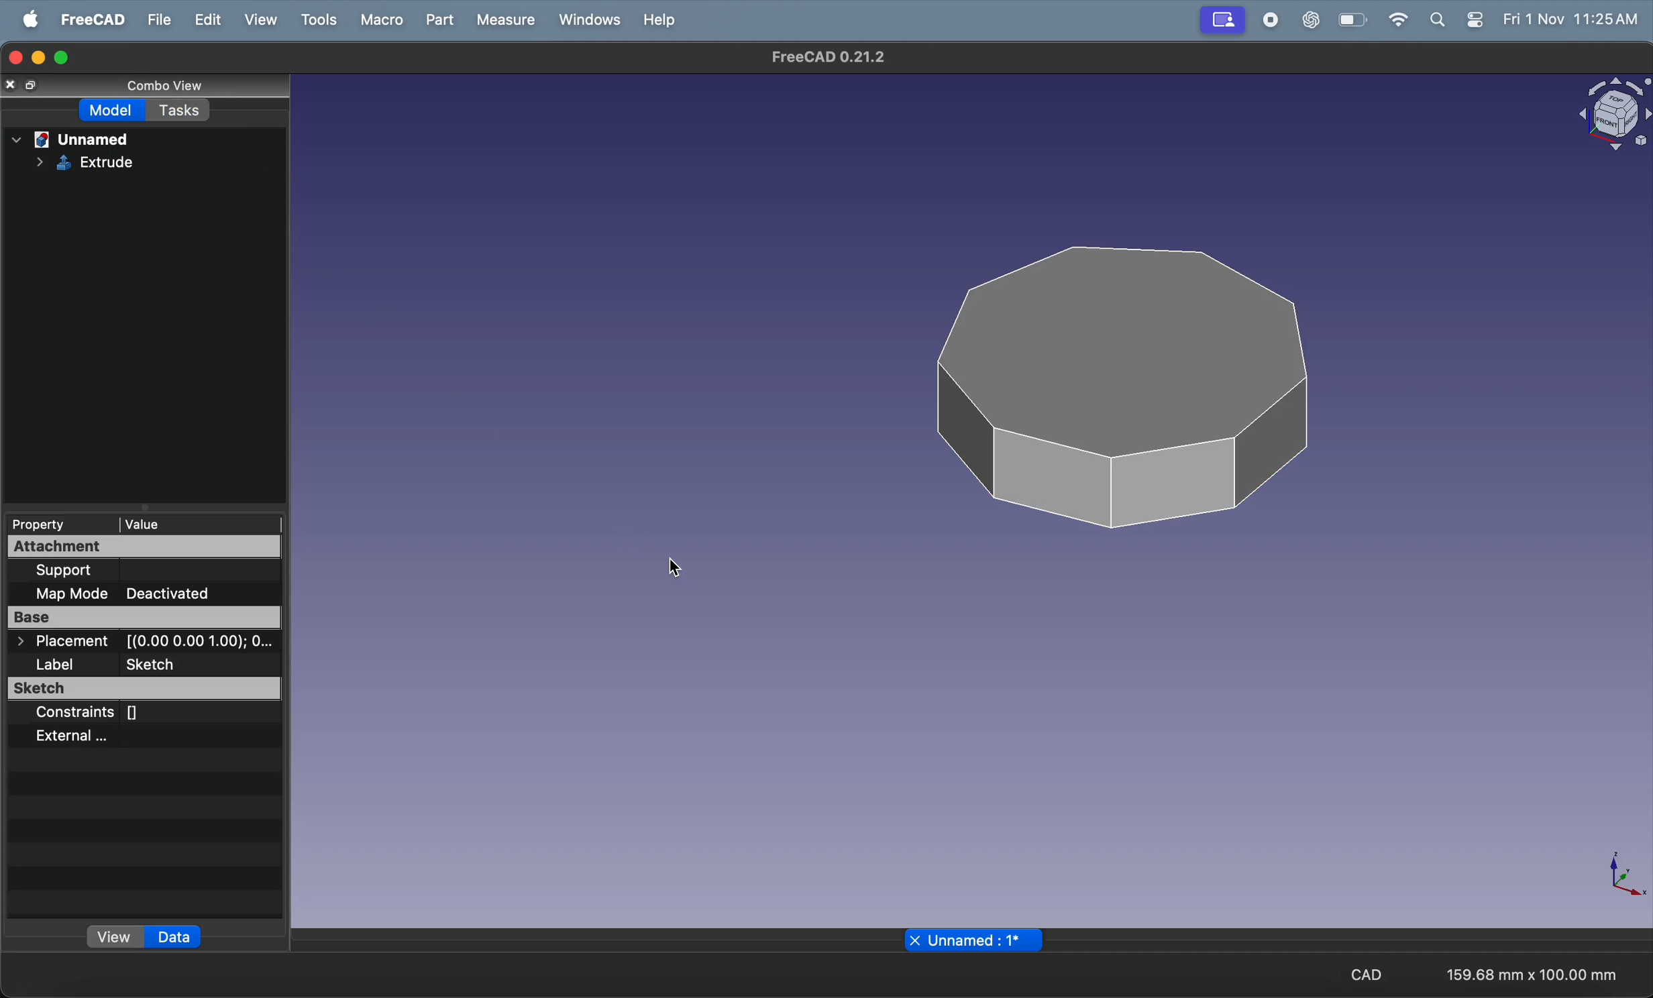 The height and width of the screenshot is (998, 1653). What do you see at coordinates (131, 548) in the screenshot?
I see `attachment` at bounding box center [131, 548].